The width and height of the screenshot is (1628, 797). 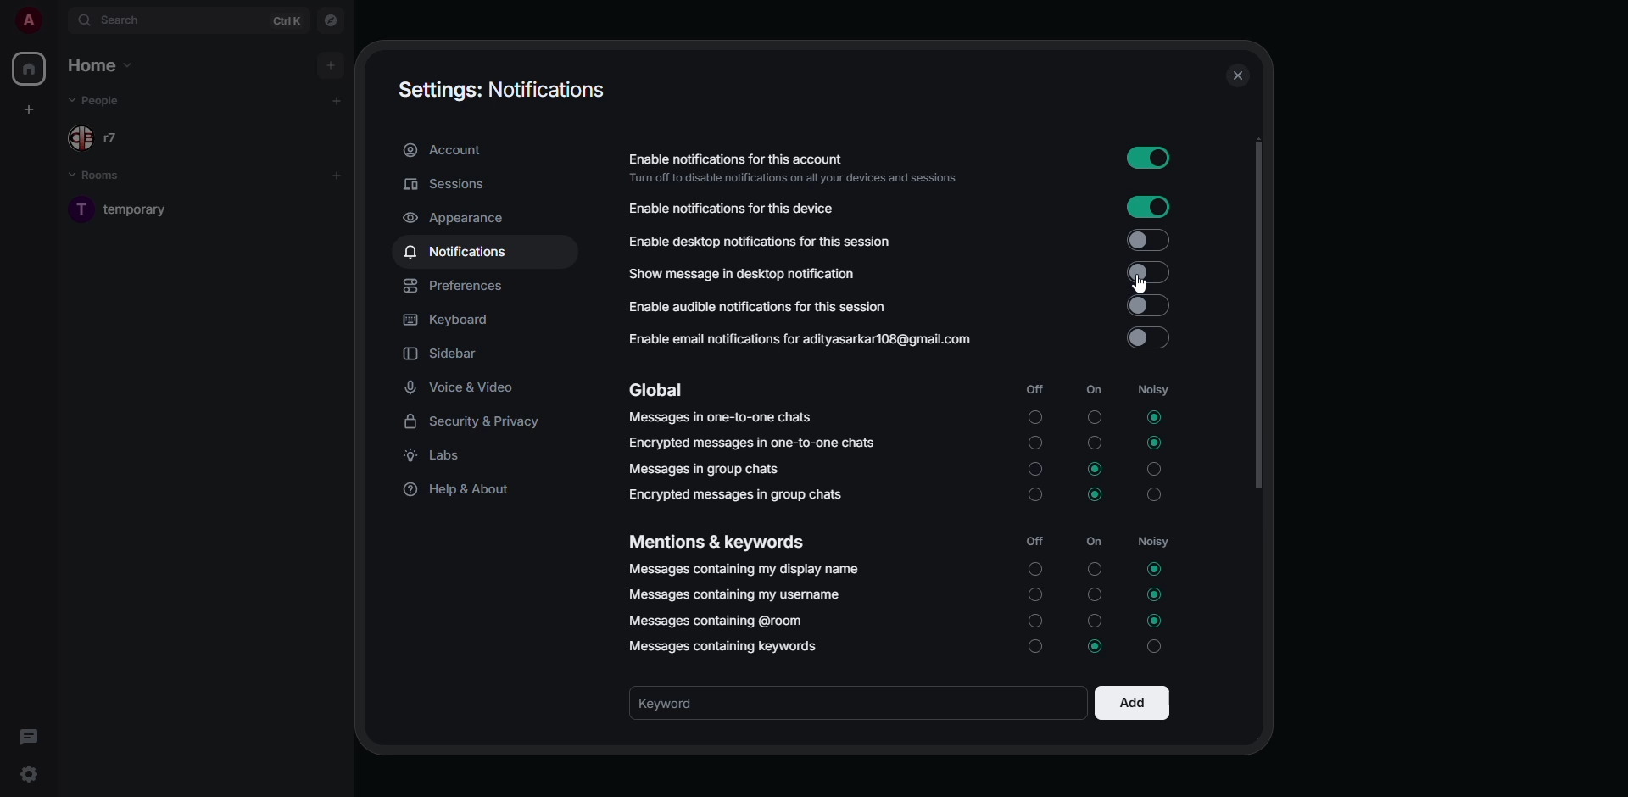 I want to click on rooms, so click(x=105, y=176).